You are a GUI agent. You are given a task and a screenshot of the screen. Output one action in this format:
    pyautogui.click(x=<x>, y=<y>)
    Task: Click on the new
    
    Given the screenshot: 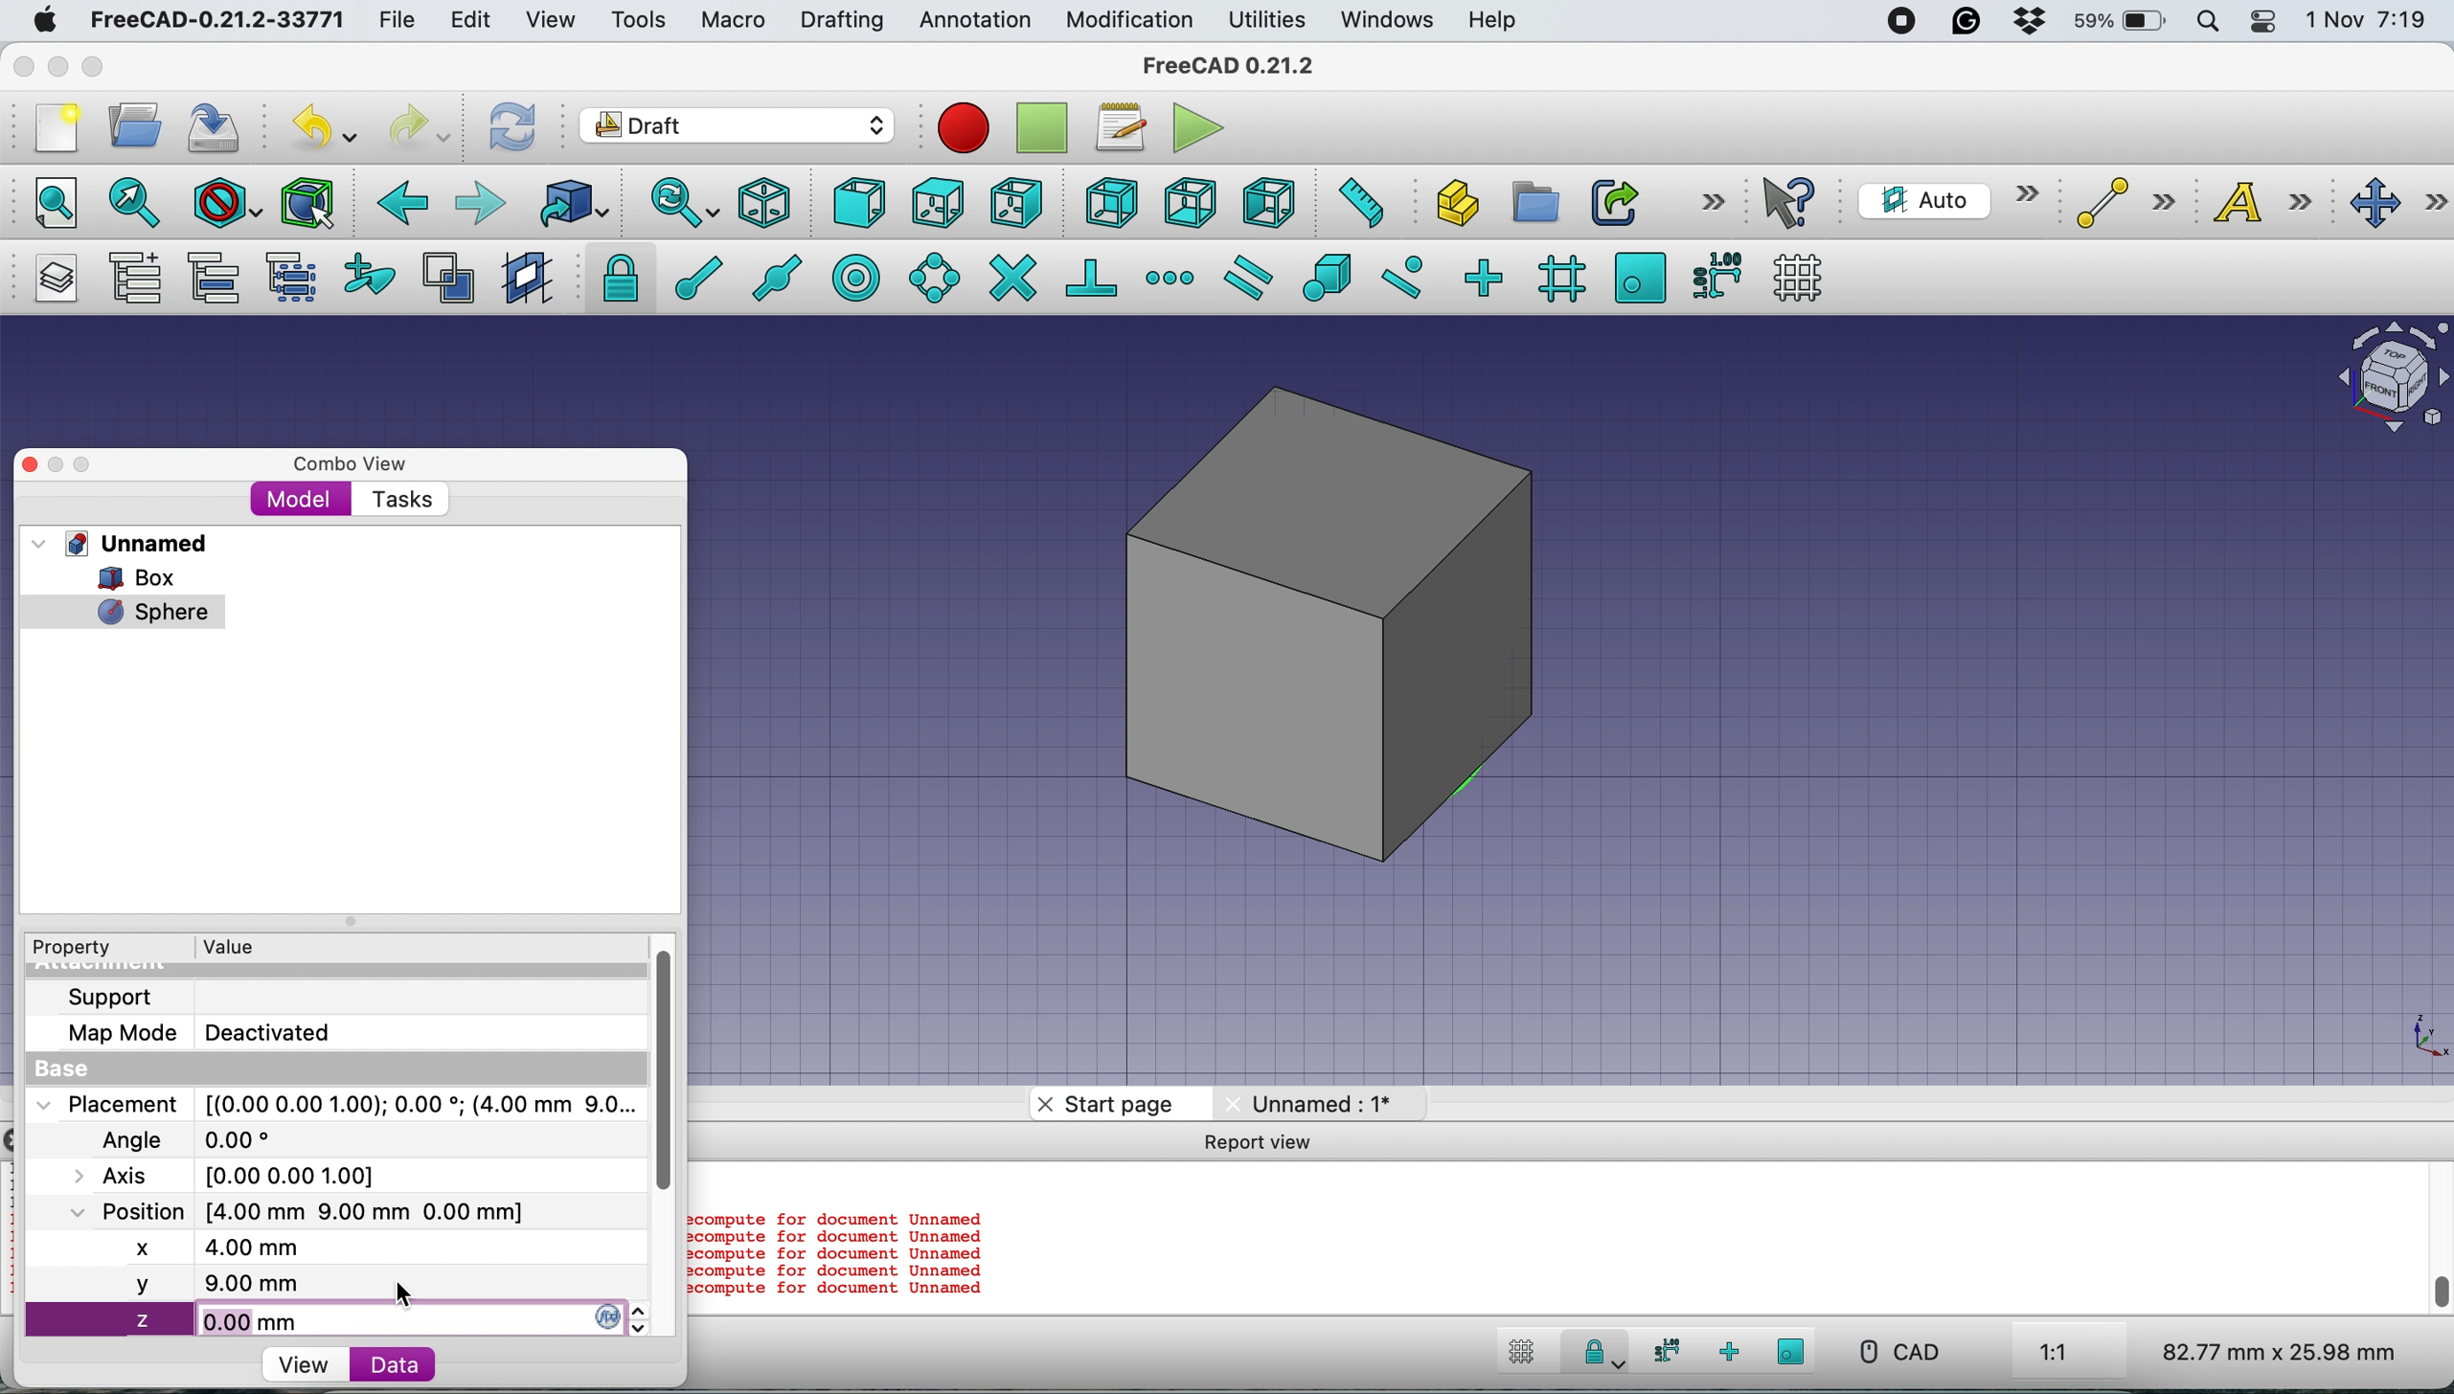 What is the action you would take?
    pyautogui.click(x=51, y=128)
    